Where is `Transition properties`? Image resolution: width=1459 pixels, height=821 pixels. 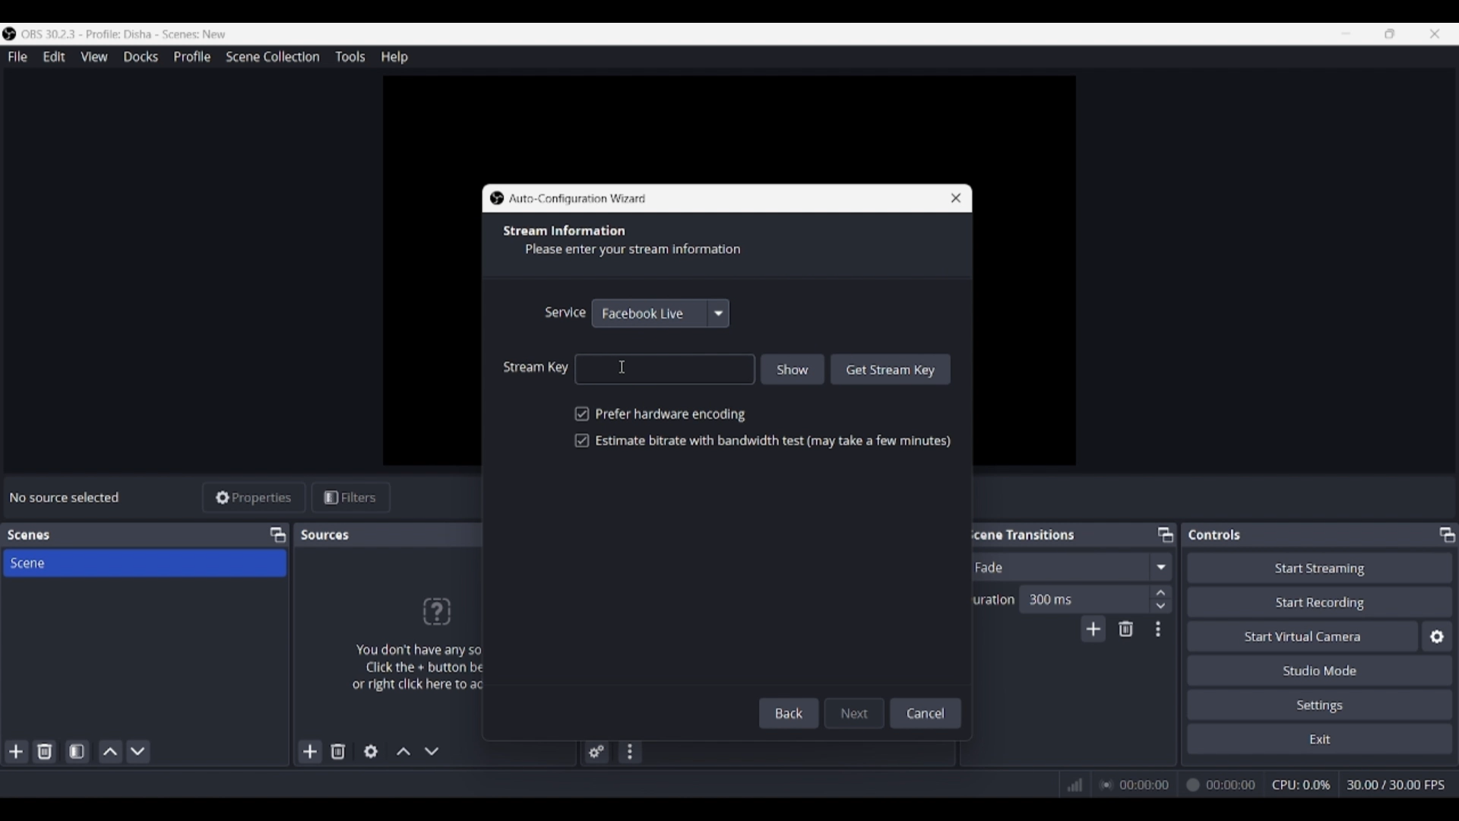 Transition properties is located at coordinates (1158, 629).